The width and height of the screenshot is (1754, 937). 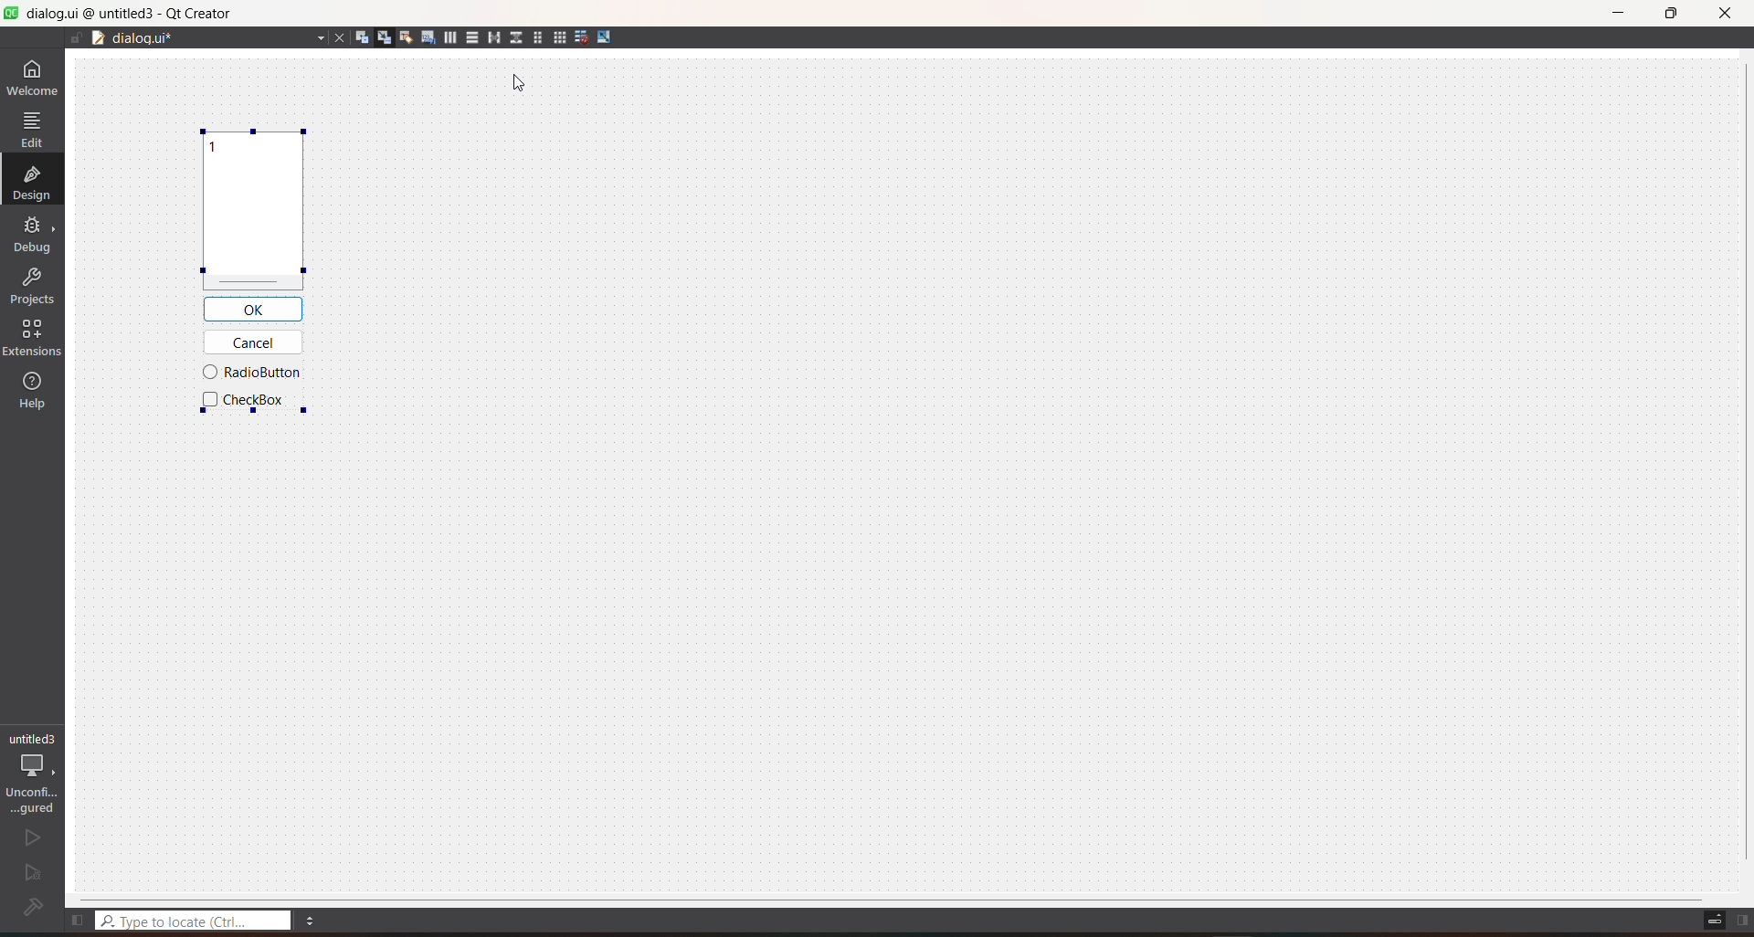 What do you see at coordinates (516, 84) in the screenshot?
I see `Cursor` at bounding box center [516, 84].